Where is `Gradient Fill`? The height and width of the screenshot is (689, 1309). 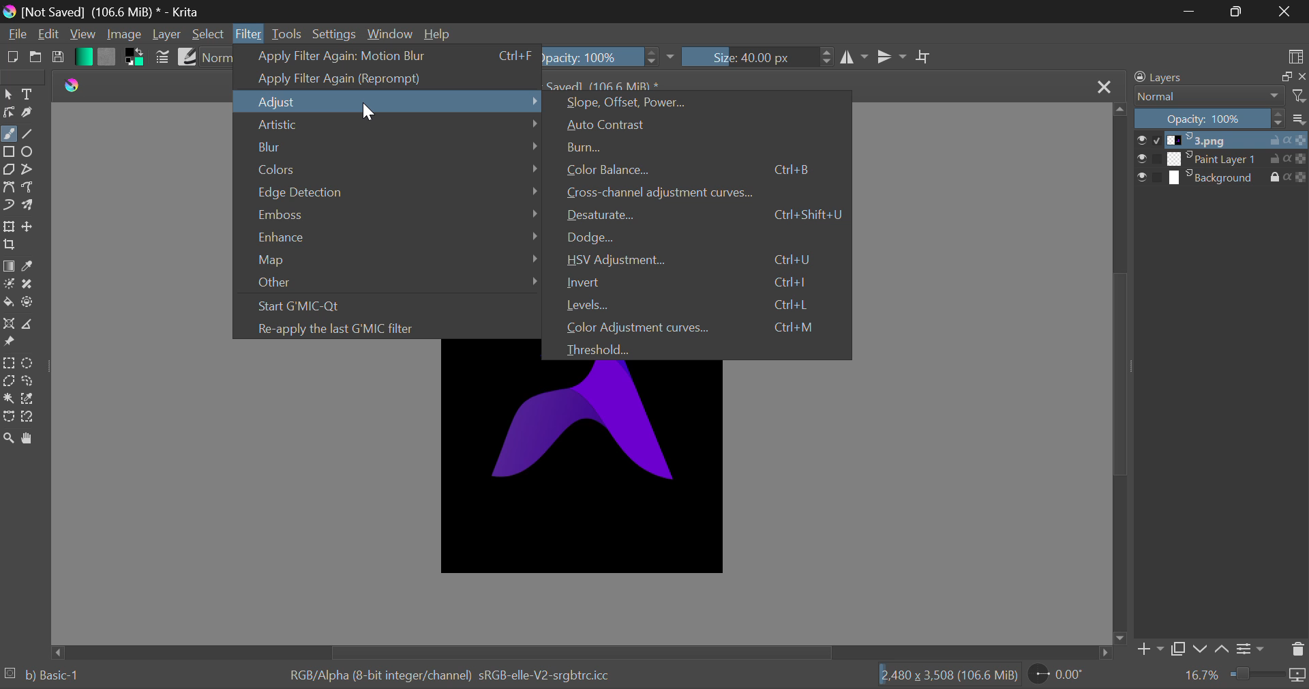
Gradient Fill is located at coordinates (9, 266).